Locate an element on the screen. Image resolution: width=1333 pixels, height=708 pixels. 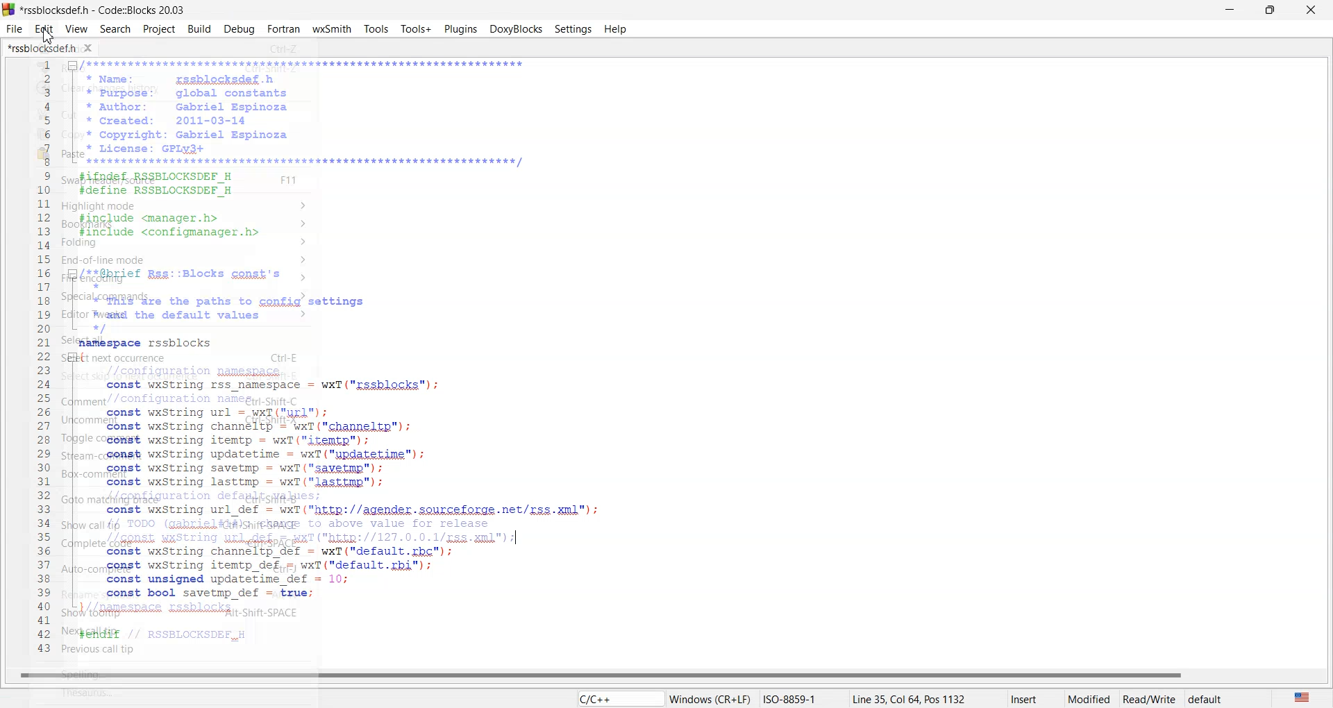
IDE CODE  is located at coordinates (352, 357).